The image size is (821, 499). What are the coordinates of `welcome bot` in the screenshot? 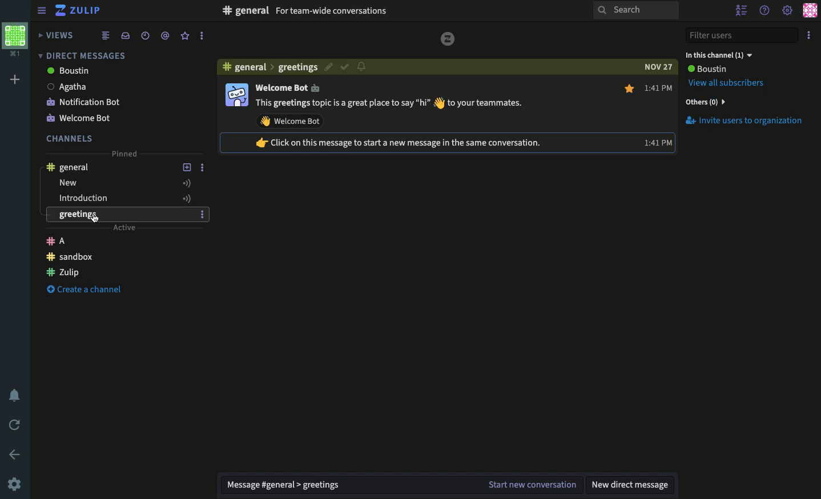 It's located at (288, 88).